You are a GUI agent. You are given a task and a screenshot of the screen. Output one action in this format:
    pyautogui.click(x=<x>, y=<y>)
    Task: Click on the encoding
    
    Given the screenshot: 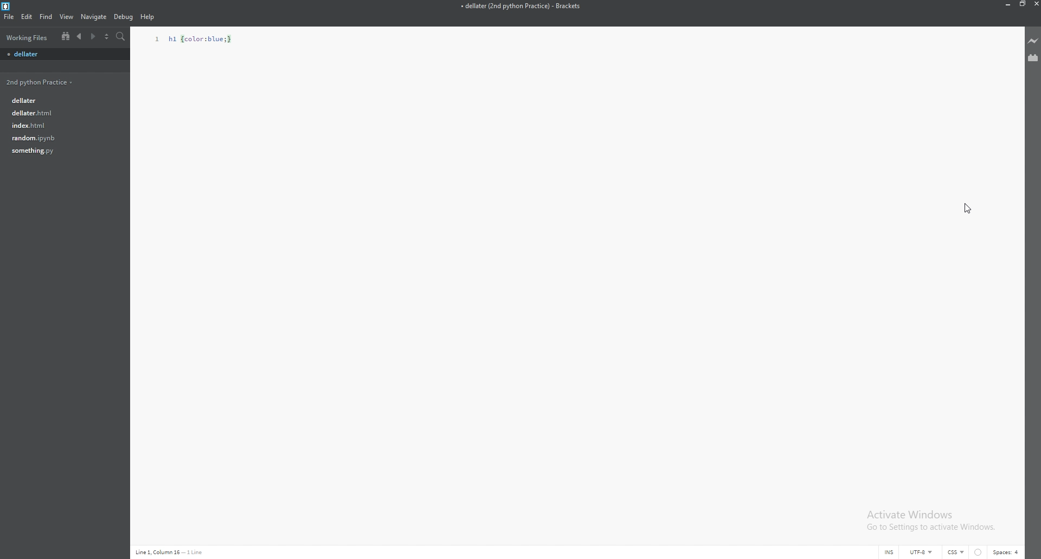 What is the action you would take?
    pyautogui.click(x=913, y=552)
    